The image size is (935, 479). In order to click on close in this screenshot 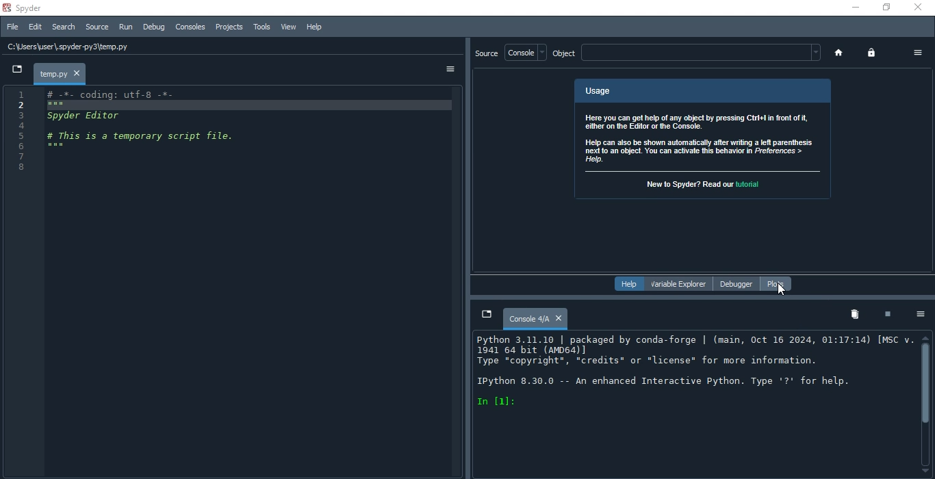, I will do `click(919, 7)`.